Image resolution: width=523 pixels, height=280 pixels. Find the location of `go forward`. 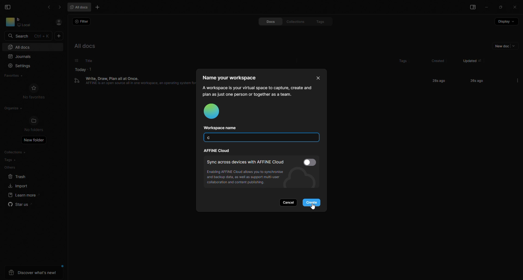

go forward is located at coordinates (59, 7).